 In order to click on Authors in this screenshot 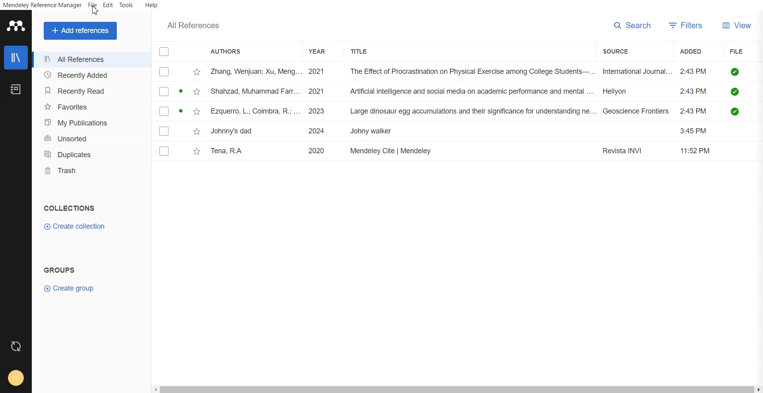, I will do `click(230, 51)`.